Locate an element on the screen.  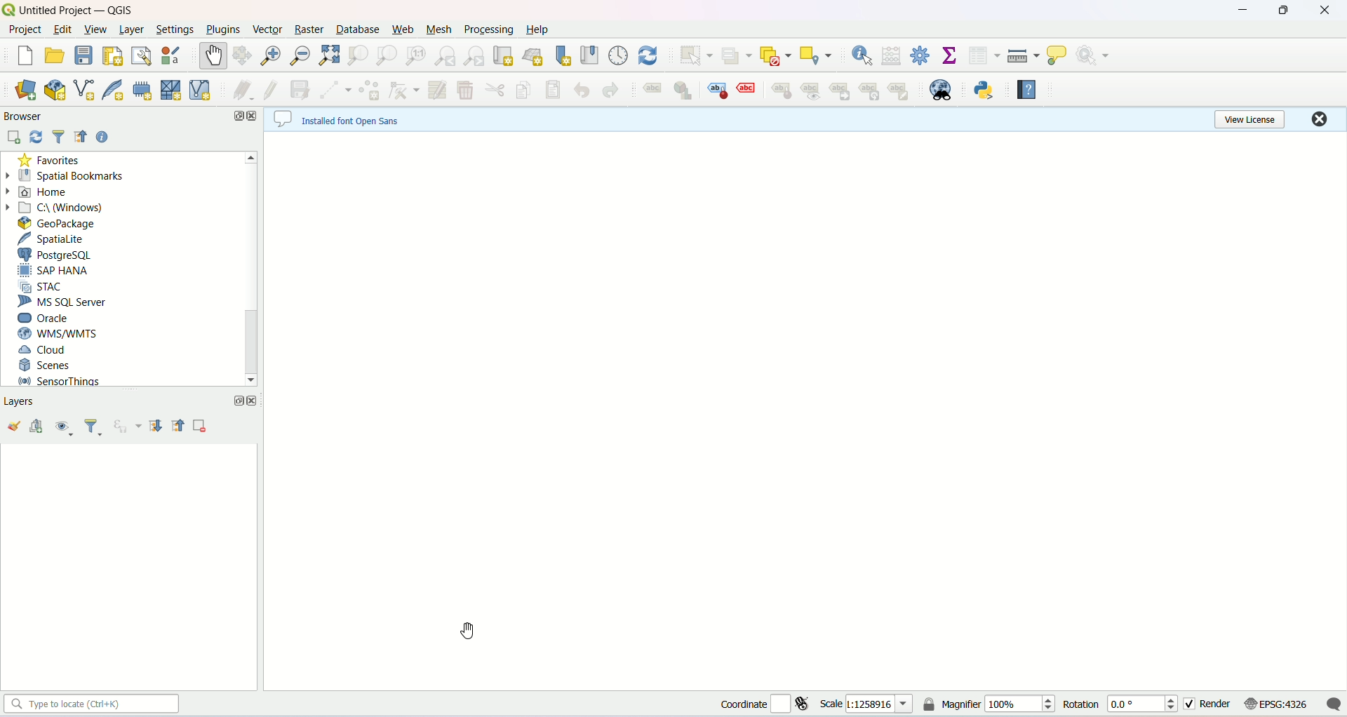
 is located at coordinates (1057, 53).